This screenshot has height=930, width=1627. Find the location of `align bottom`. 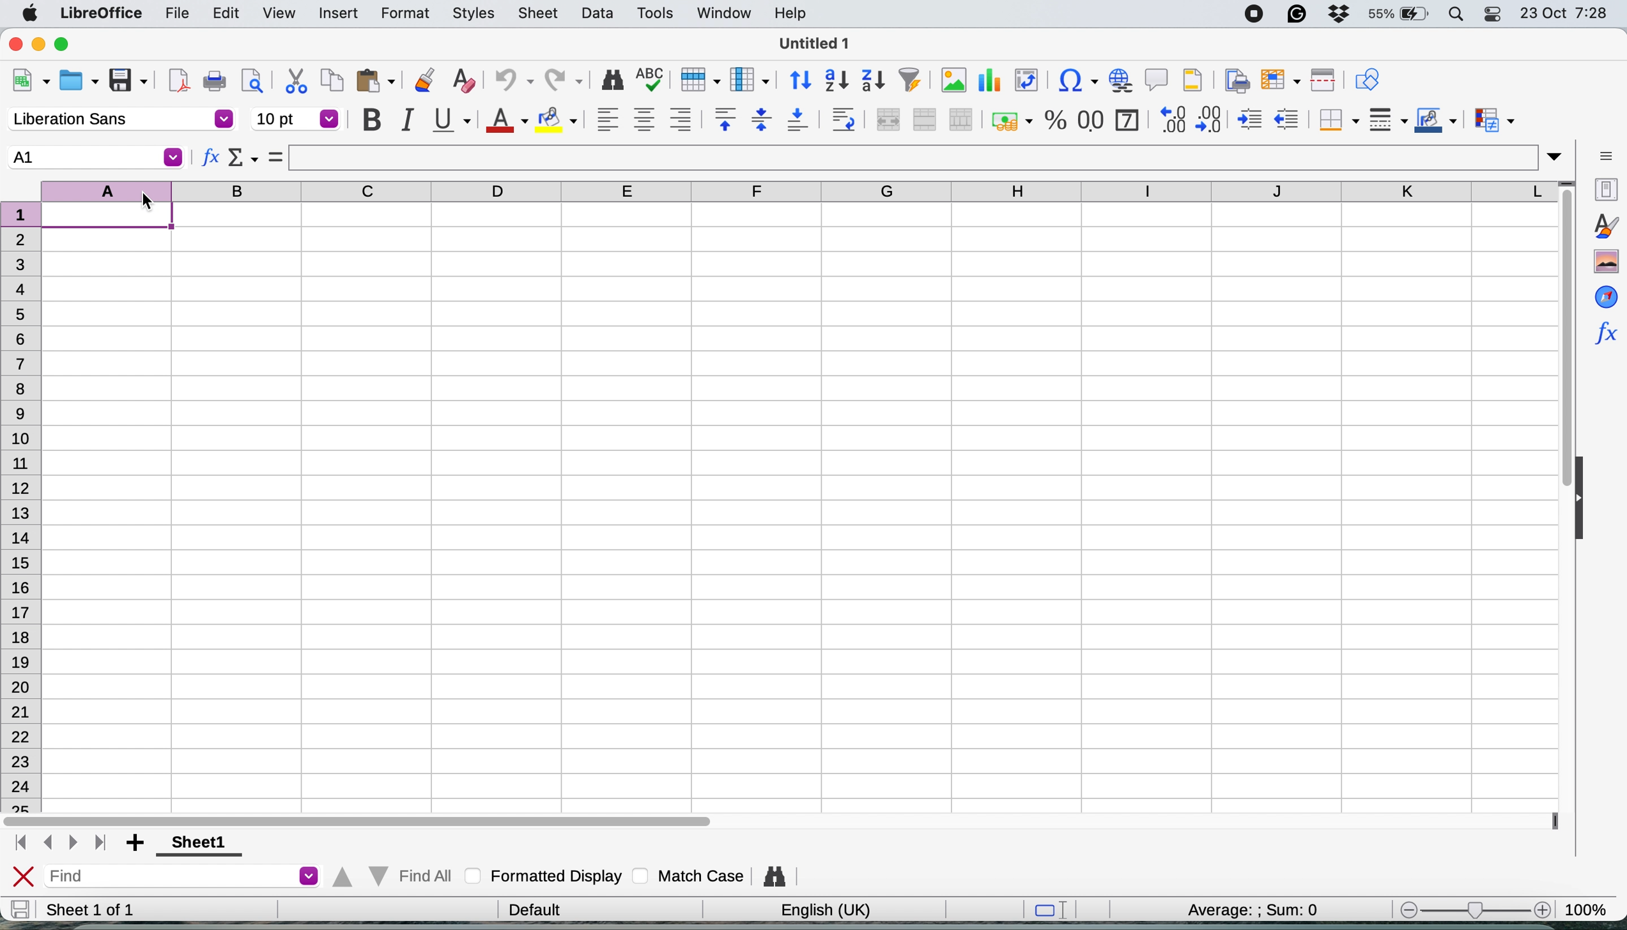

align bottom is located at coordinates (803, 121).